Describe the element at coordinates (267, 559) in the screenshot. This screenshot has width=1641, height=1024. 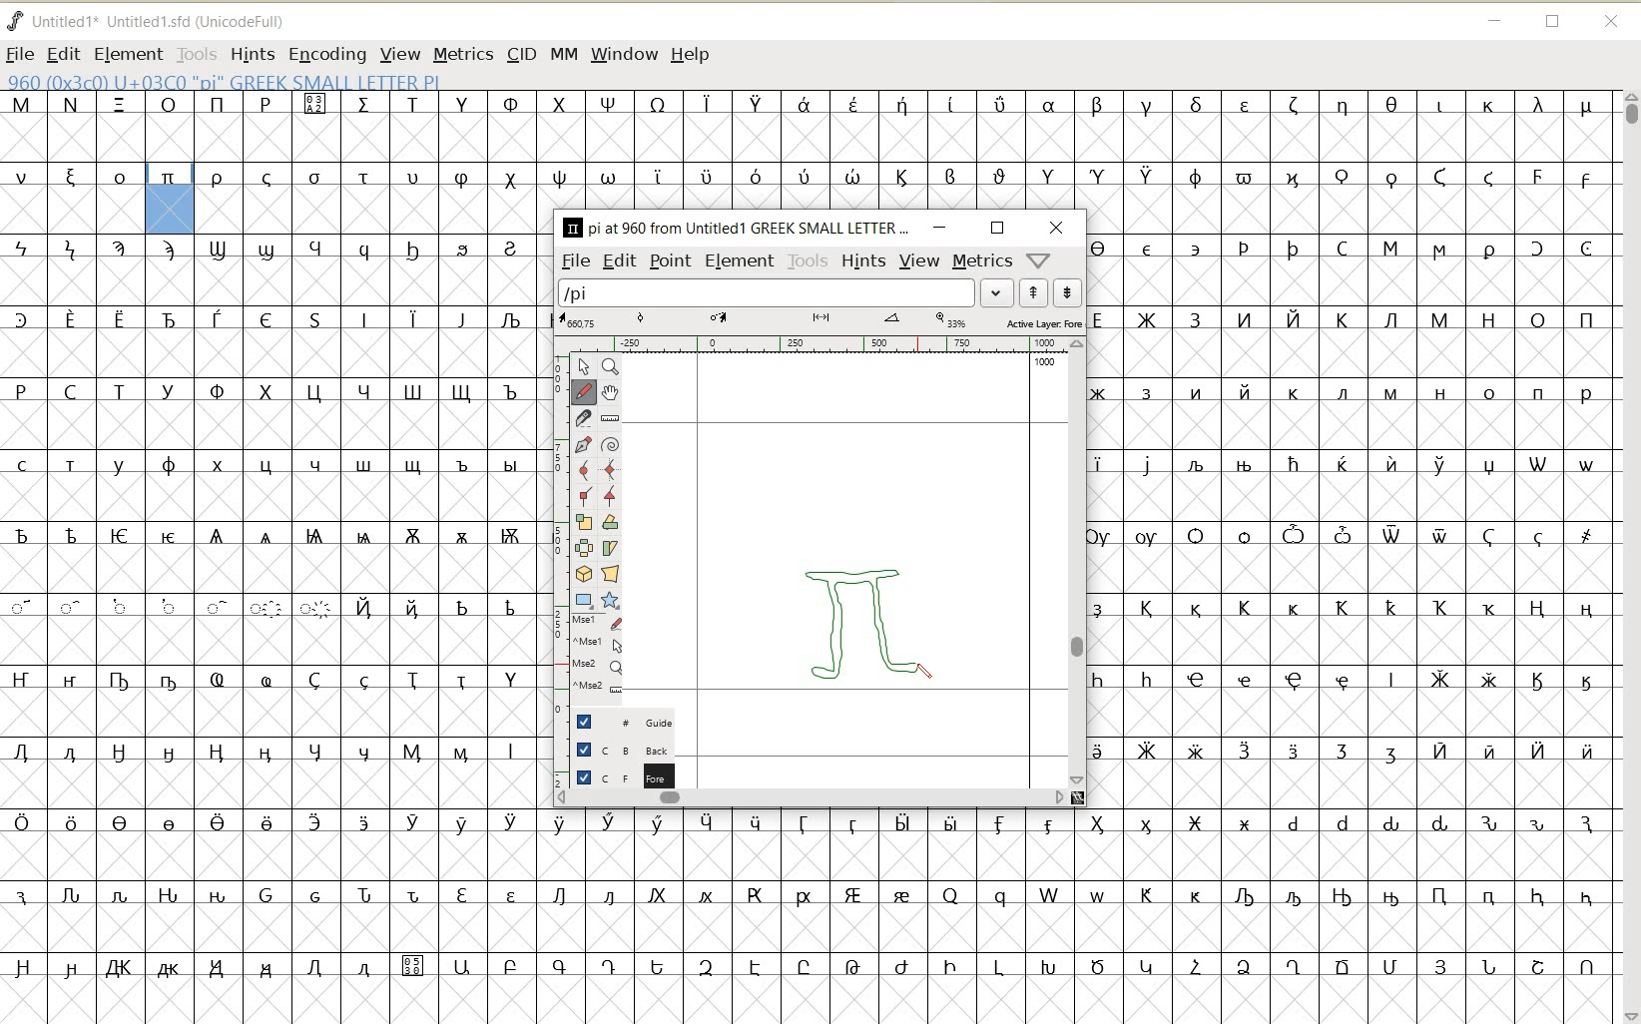
I see `Glyph characters and numbers` at that location.